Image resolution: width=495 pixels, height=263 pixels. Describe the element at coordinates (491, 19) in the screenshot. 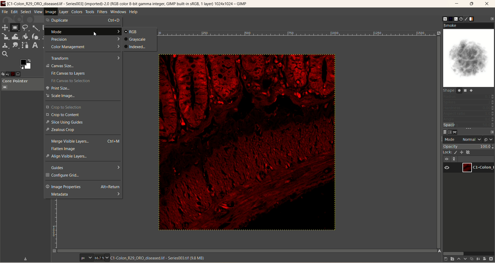

I see `configure this tab` at that location.